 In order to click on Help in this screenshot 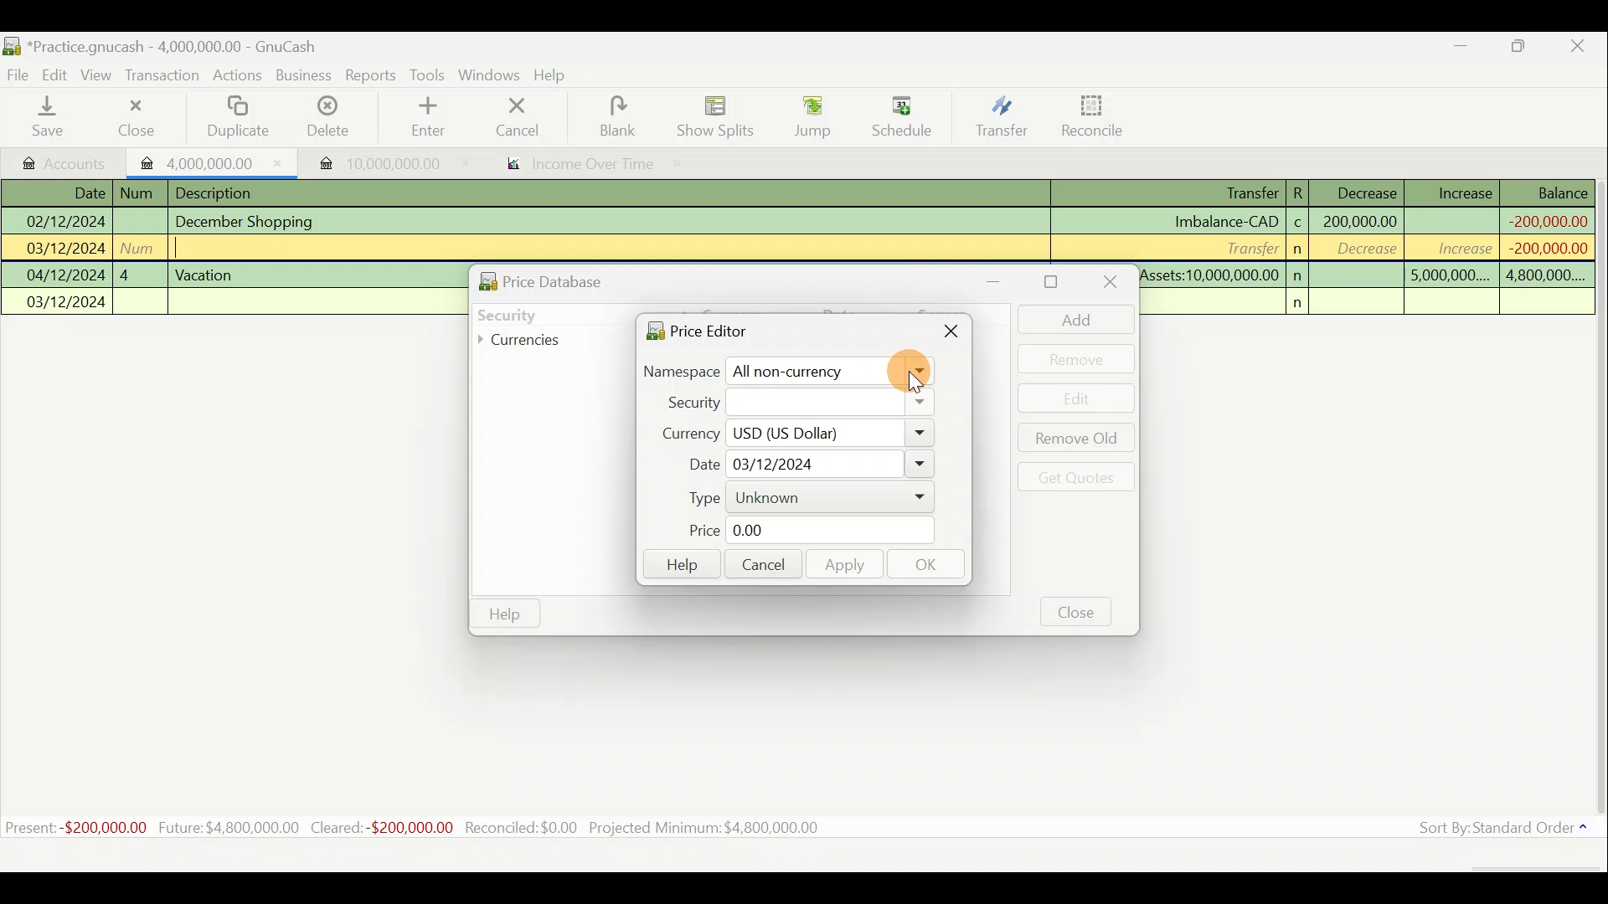, I will do `click(556, 77)`.